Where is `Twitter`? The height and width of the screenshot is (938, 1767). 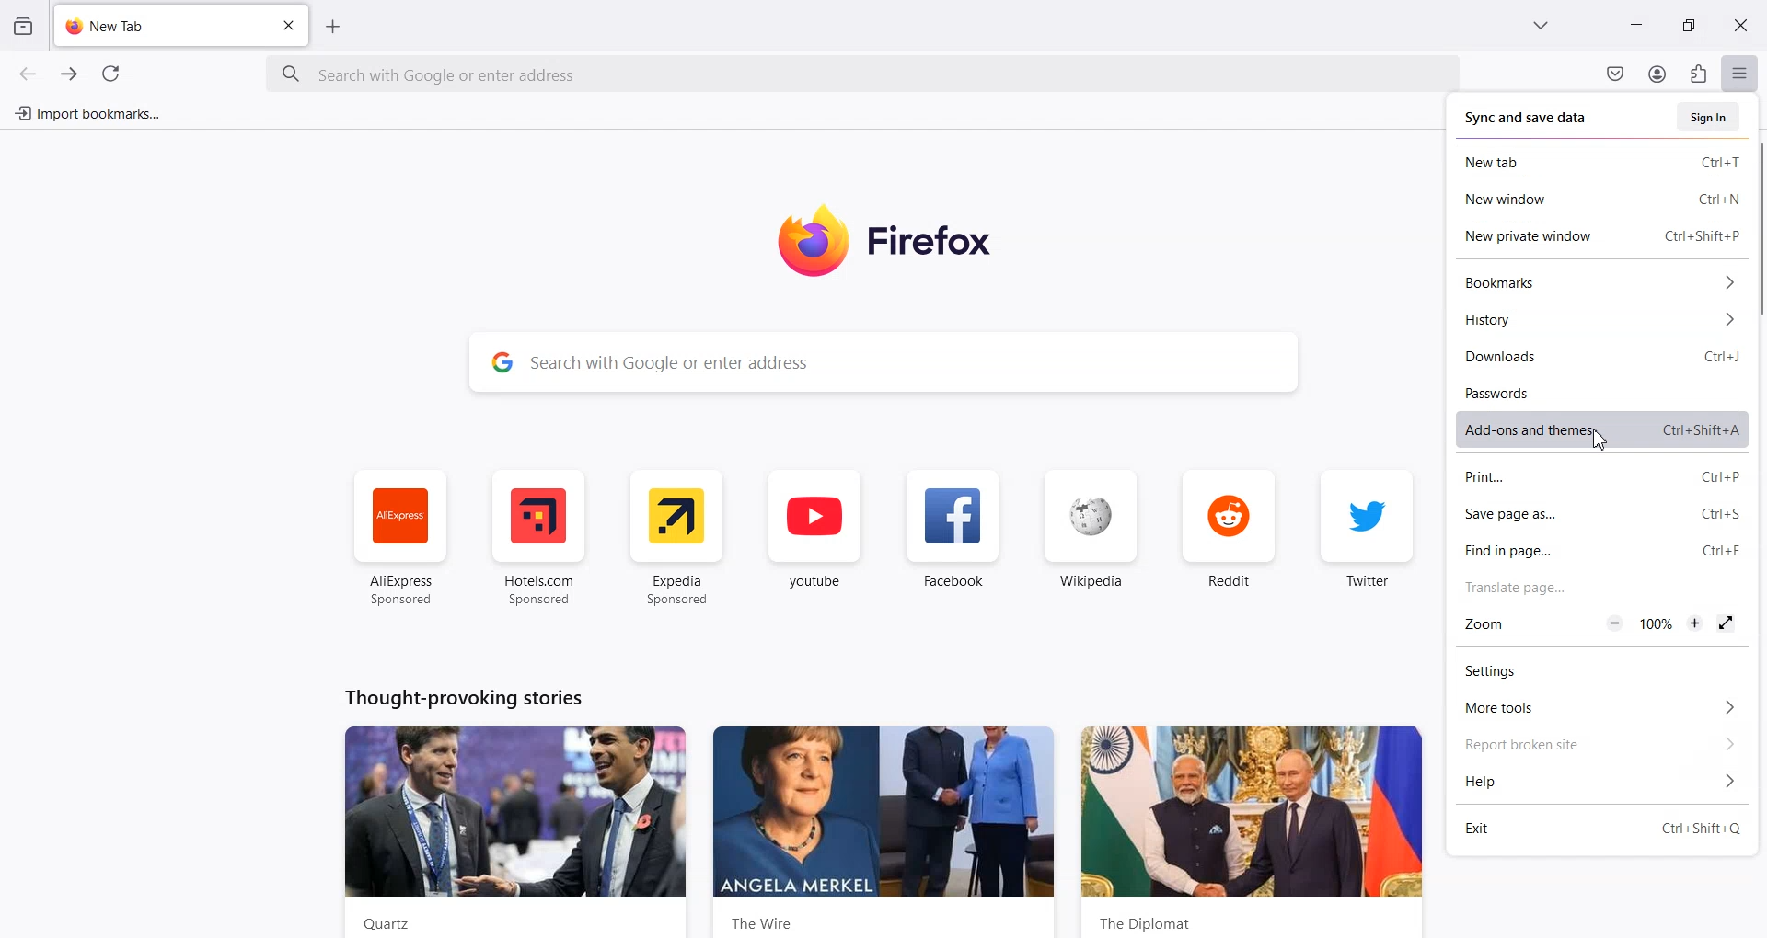
Twitter is located at coordinates (1368, 533).